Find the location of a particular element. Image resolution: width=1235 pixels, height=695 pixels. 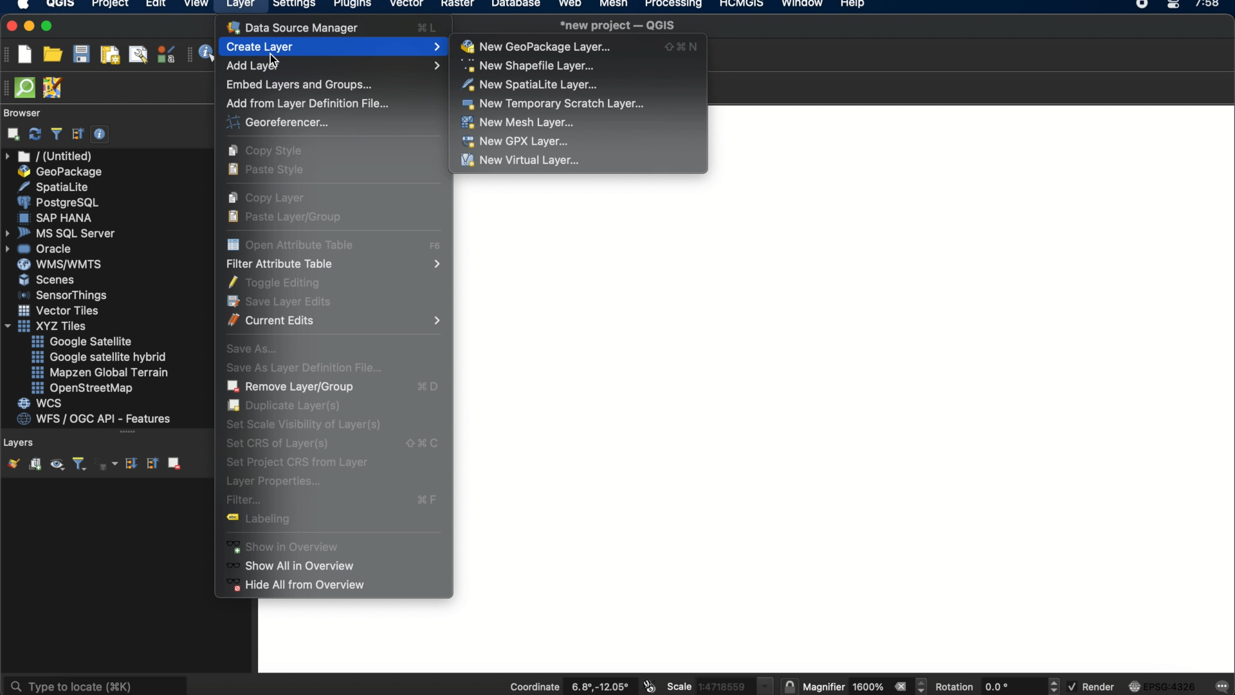

add selected layers is located at coordinates (11, 134).